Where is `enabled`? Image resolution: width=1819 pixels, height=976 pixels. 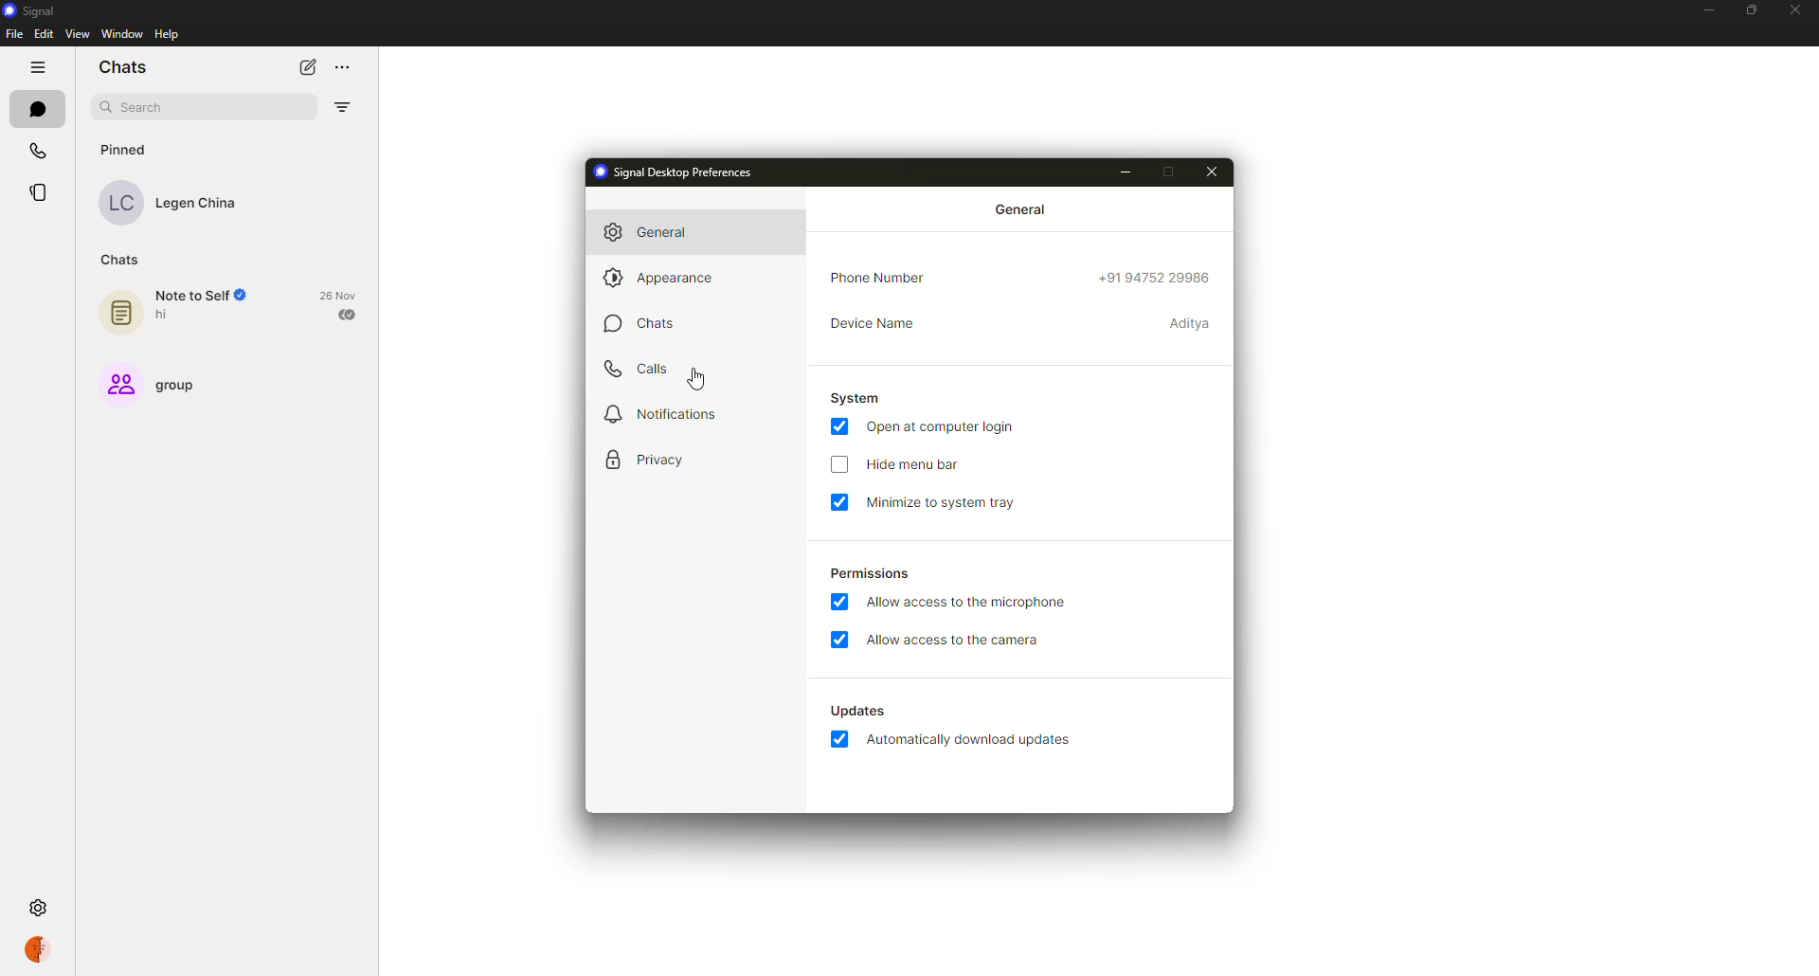
enabled is located at coordinates (839, 603).